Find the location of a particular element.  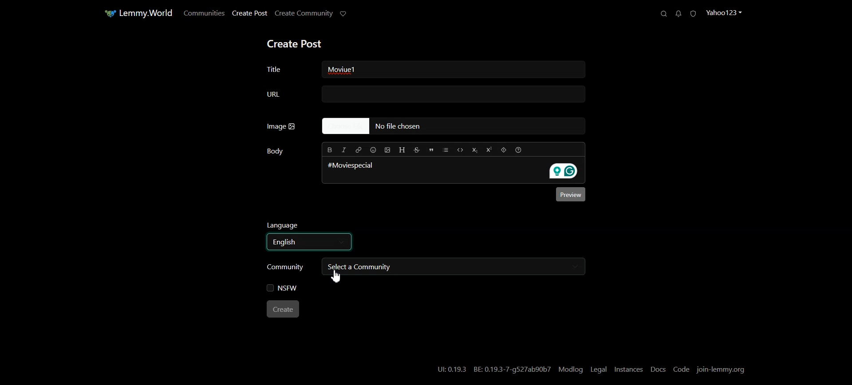

Title is located at coordinates (284, 68).